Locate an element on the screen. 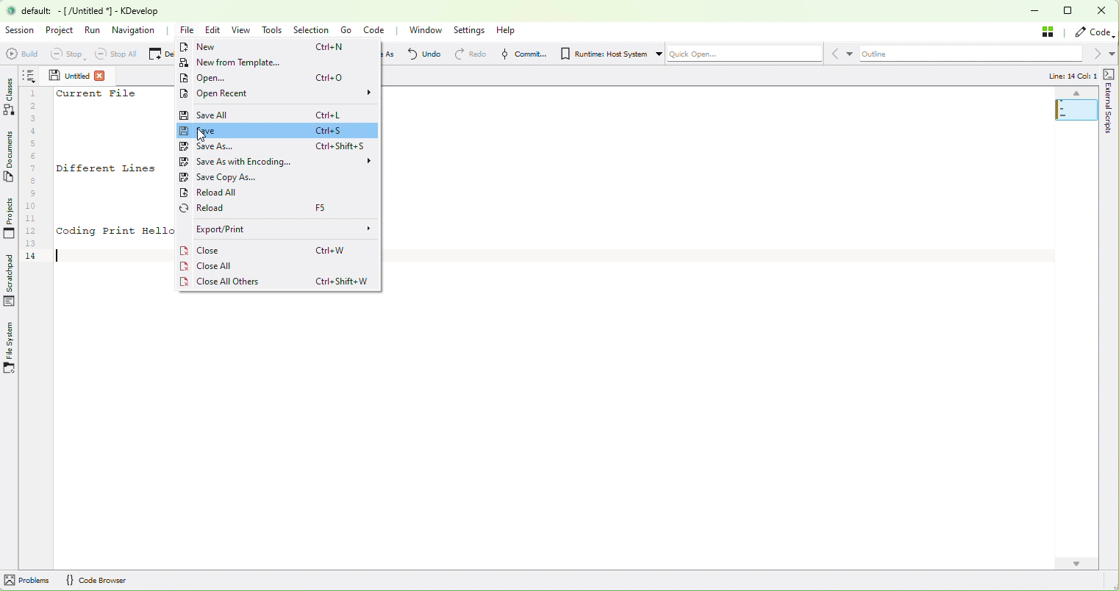  File is located at coordinates (187, 32).